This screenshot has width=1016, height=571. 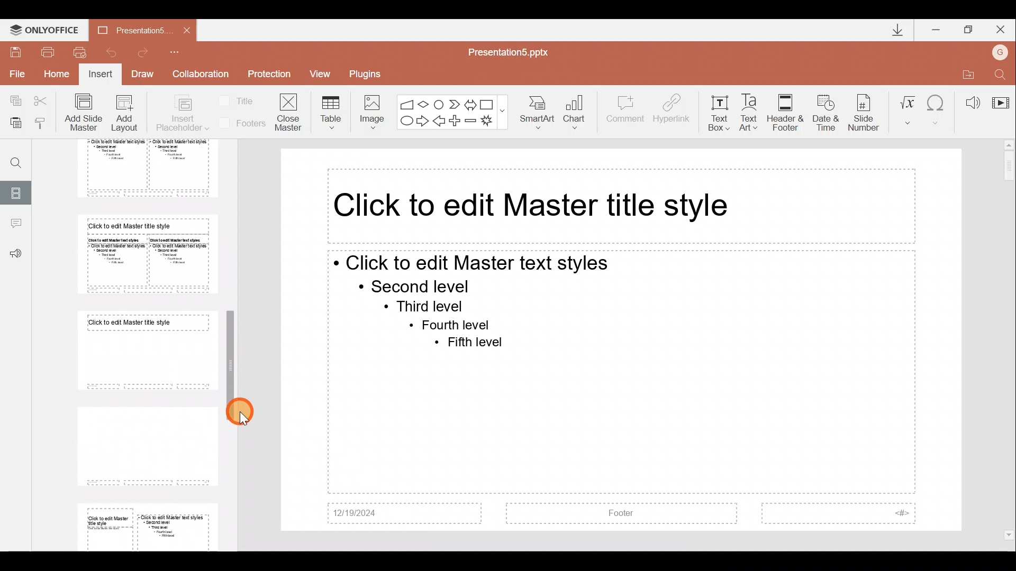 What do you see at coordinates (79, 53) in the screenshot?
I see `Quick print` at bounding box center [79, 53].